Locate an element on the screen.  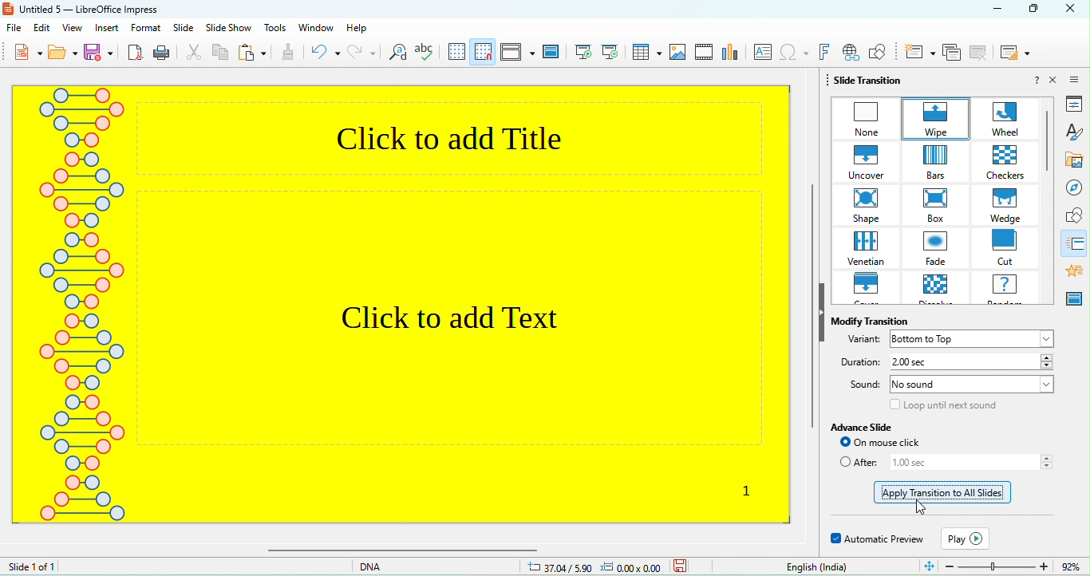
fontwork text  is located at coordinates (823, 53).